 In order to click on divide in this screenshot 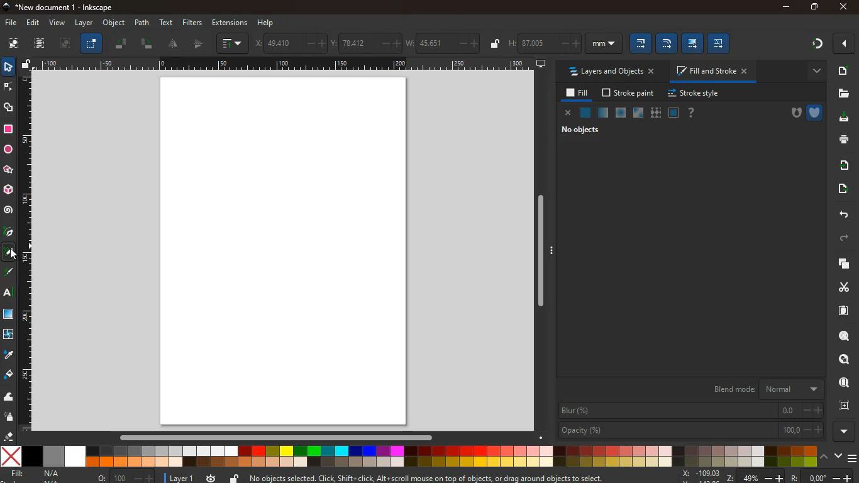, I will do `click(199, 45)`.